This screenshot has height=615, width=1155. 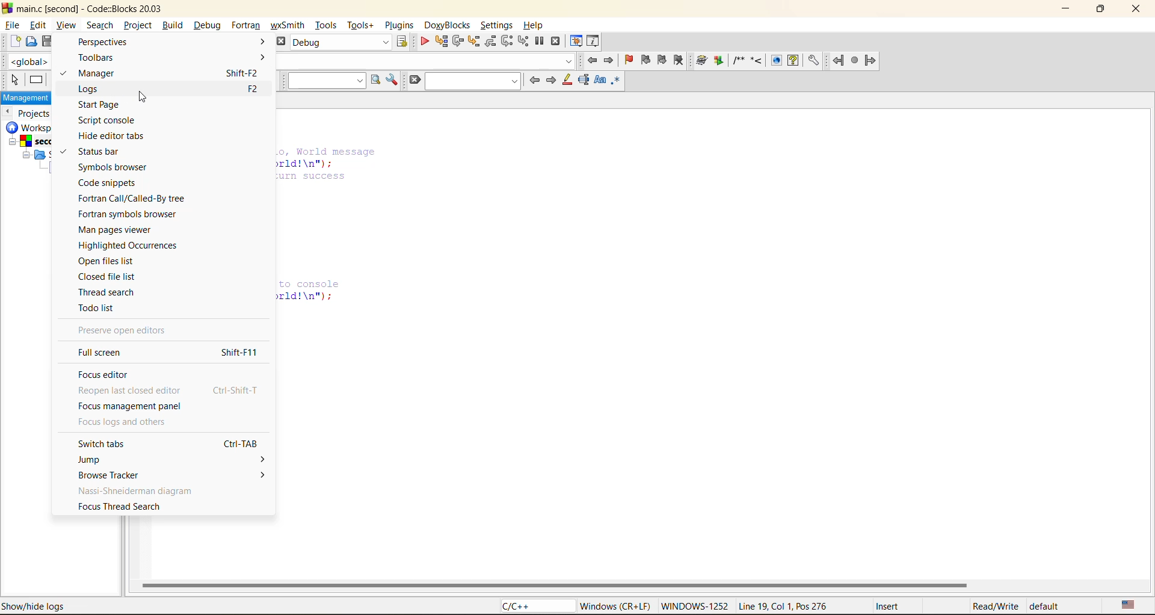 What do you see at coordinates (533, 607) in the screenshot?
I see `language` at bounding box center [533, 607].